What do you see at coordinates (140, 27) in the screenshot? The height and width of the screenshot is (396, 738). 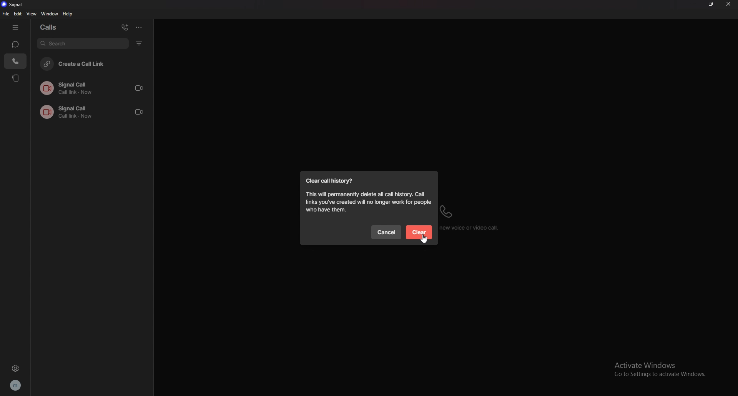 I see `options` at bounding box center [140, 27].